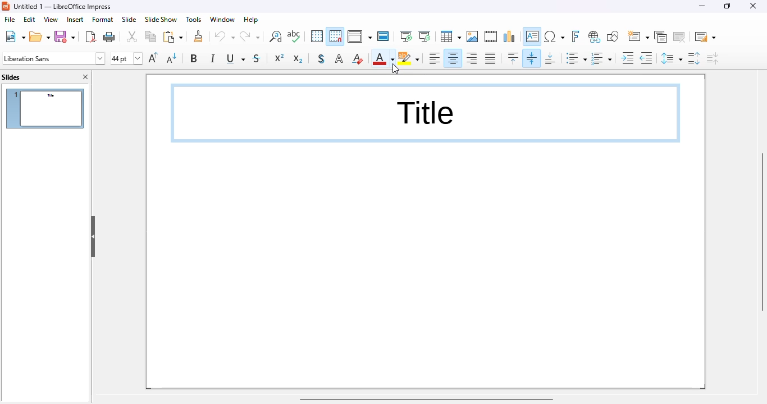 This screenshot has width=767, height=404. What do you see at coordinates (322, 59) in the screenshot?
I see `toggle shadow` at bounding box center [322, 59].